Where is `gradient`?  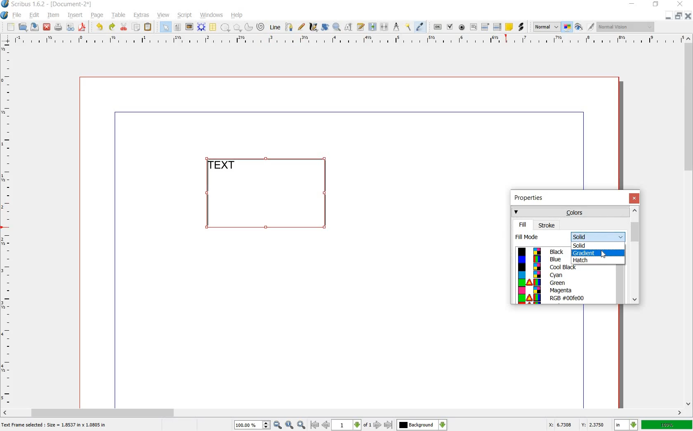
gradient is located at coordinates (596, 252).